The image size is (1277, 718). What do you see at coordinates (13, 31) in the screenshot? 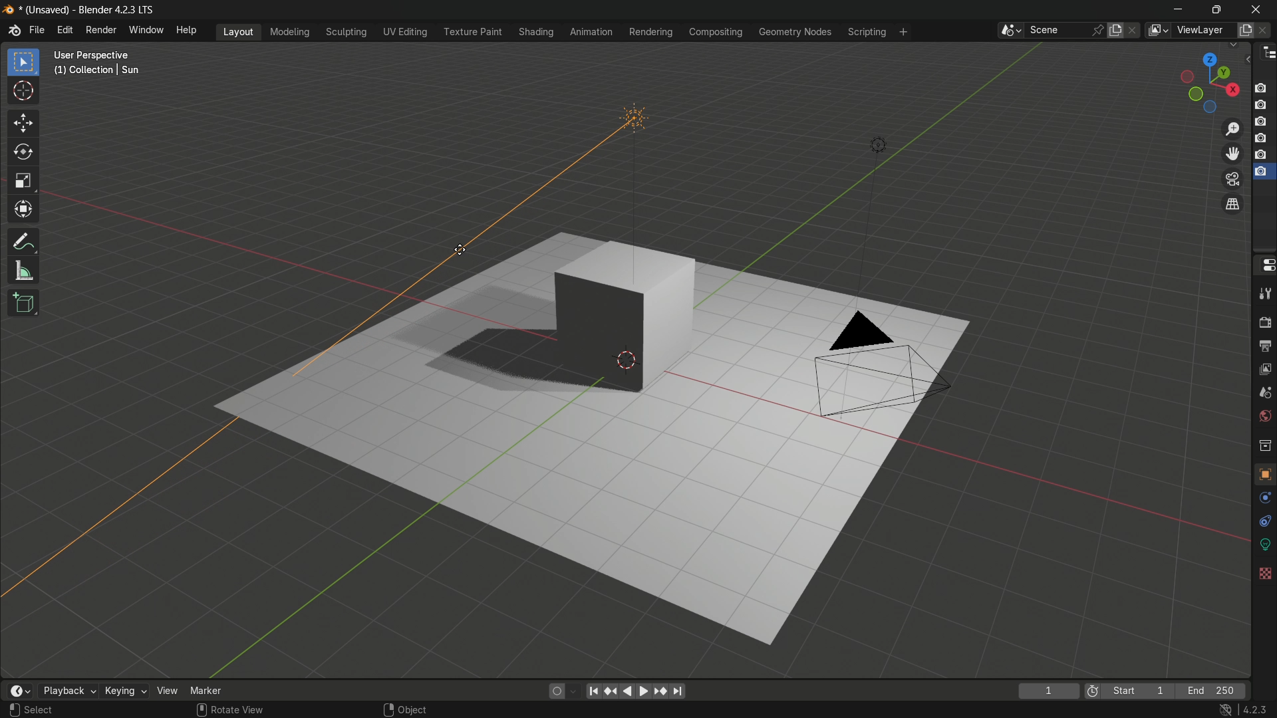
I see `logo` at bounding box center [13, 31].